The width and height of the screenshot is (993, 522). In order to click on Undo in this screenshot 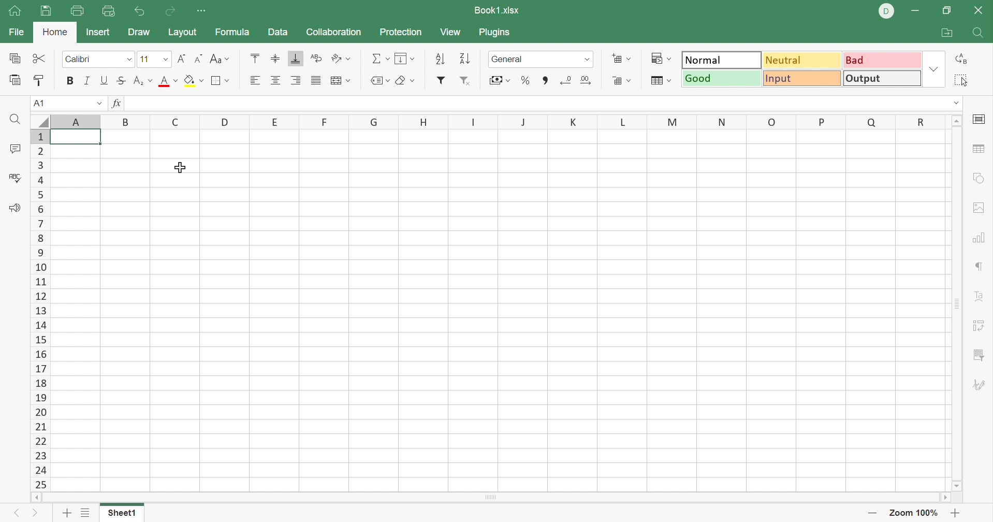, I will do `click(141, 11)`.